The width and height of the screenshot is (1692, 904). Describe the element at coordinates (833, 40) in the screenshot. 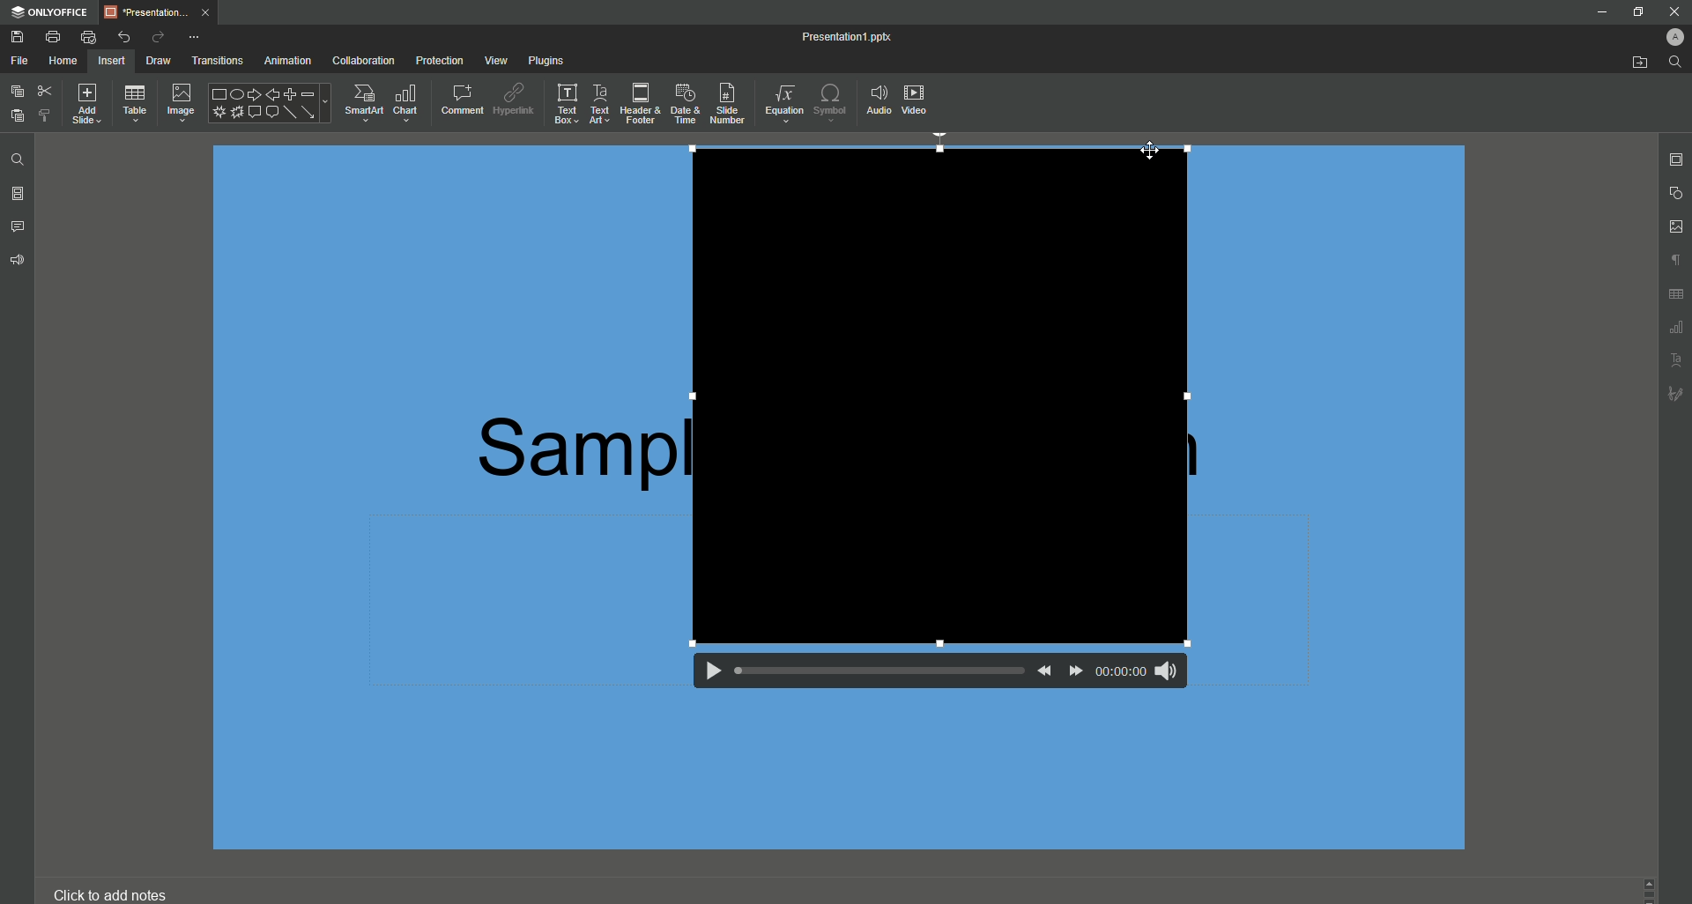

I see `Presentation1` at that location.